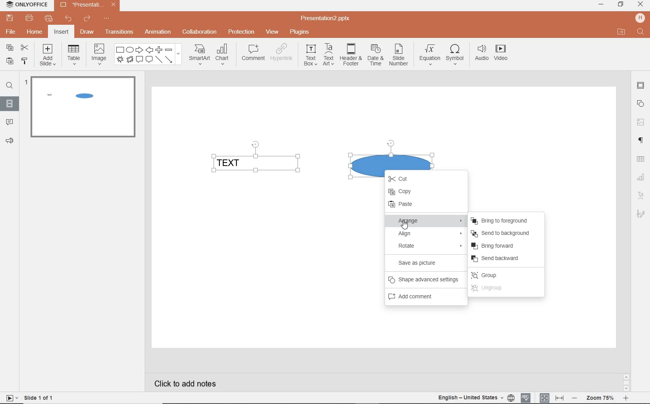  Describe the element at coordinates (391, 155) in the screenshot. I see `SHAPE SELECTED` at that location.